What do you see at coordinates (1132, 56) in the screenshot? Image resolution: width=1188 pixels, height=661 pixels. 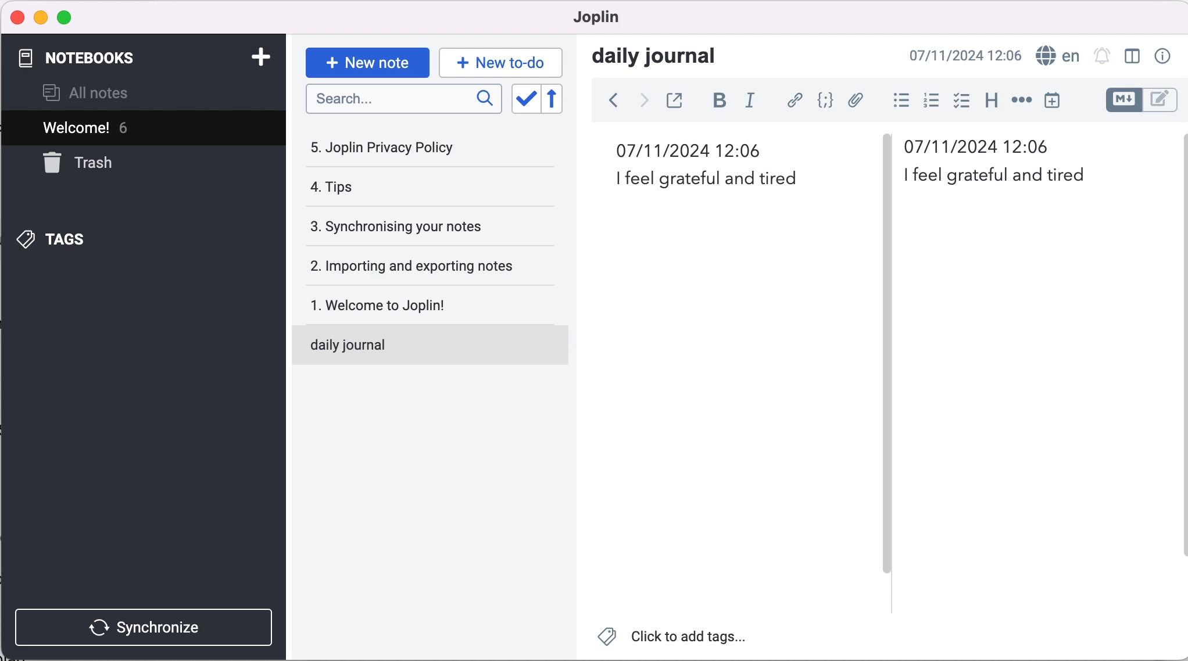 I see `toggle editor layout` at bounding box center [1132, 56].